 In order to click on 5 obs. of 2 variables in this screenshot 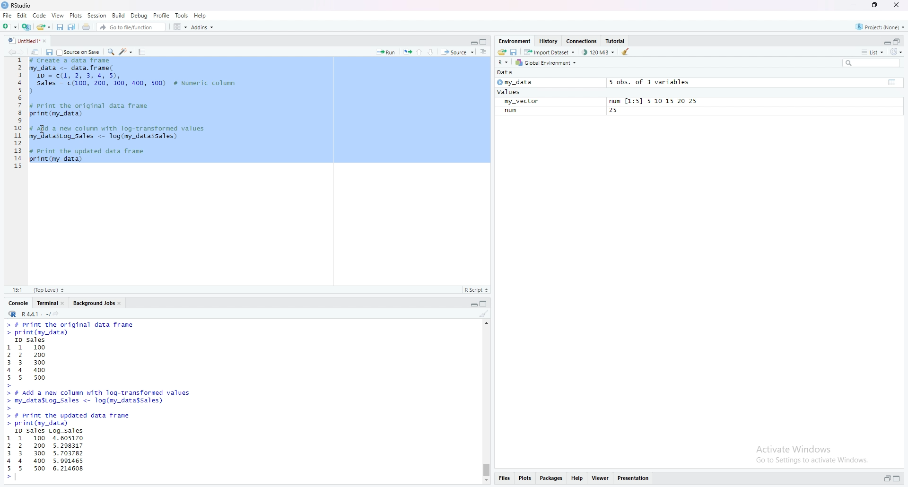, I will do `click(652, 82)`.